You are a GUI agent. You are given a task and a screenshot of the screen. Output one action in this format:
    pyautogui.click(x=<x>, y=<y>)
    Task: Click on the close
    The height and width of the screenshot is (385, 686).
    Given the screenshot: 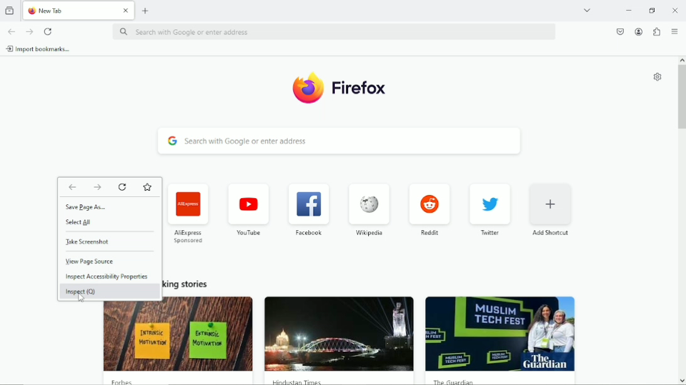 What is the action you would take?
    pyautogui.click(x=673, y=10)
    